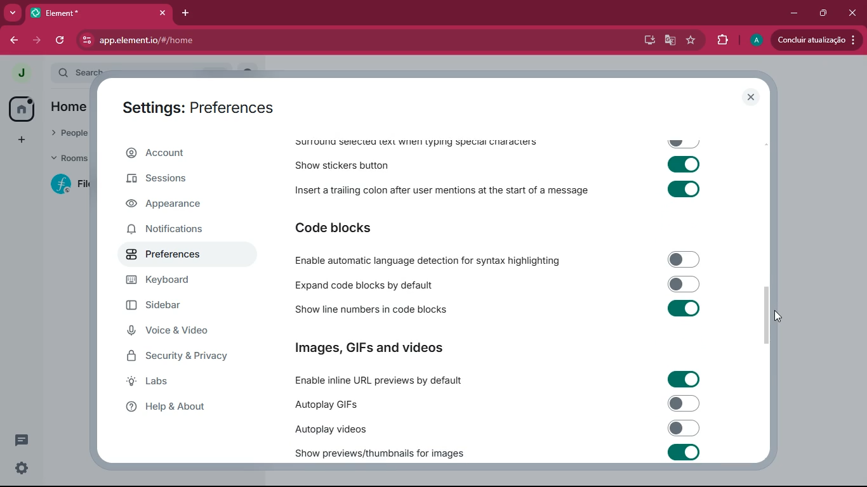 This screenshot has width=867, height=487. I want to click on favourite , so click(690, 41).